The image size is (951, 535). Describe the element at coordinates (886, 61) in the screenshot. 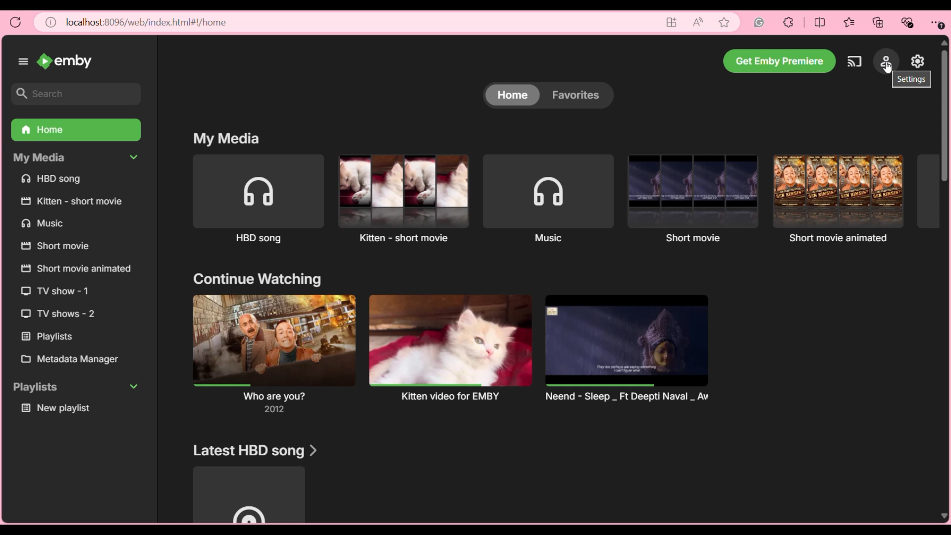

I see `Settings` at that location.